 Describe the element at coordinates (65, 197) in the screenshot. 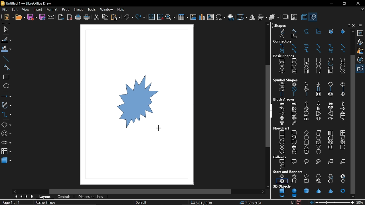

I see `controls` at that location.